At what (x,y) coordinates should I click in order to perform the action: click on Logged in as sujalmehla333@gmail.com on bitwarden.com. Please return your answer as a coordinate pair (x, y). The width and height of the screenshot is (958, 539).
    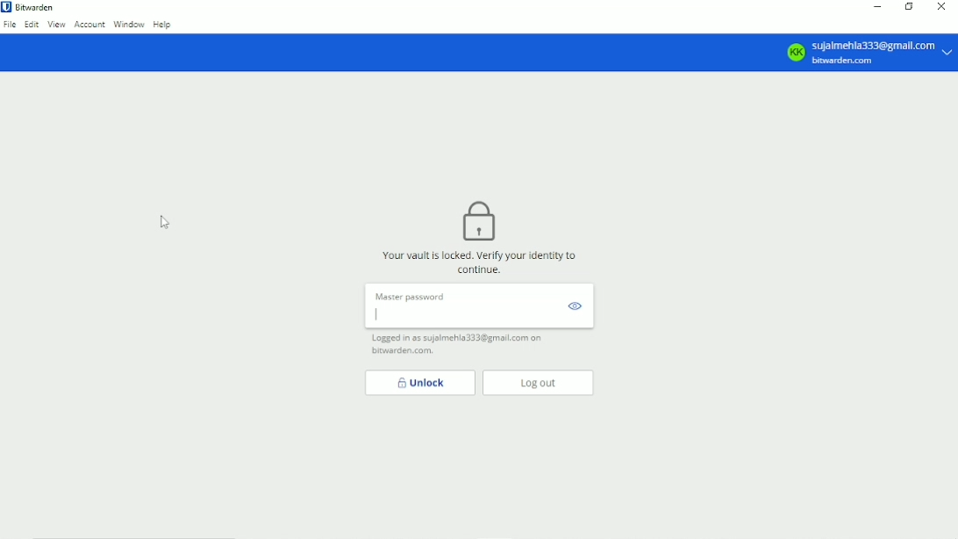
    Looking at the image, I should click on (457, 344).